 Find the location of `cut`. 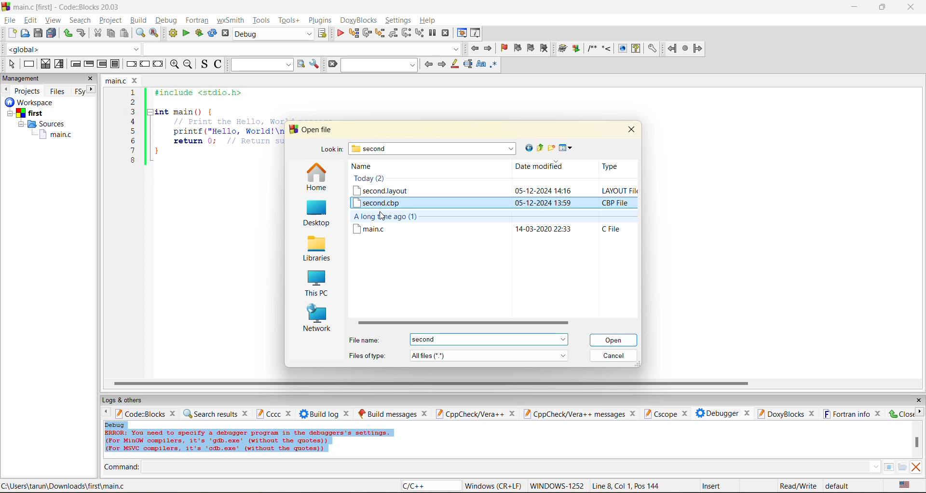

cut is located at coordinates (97, 33).